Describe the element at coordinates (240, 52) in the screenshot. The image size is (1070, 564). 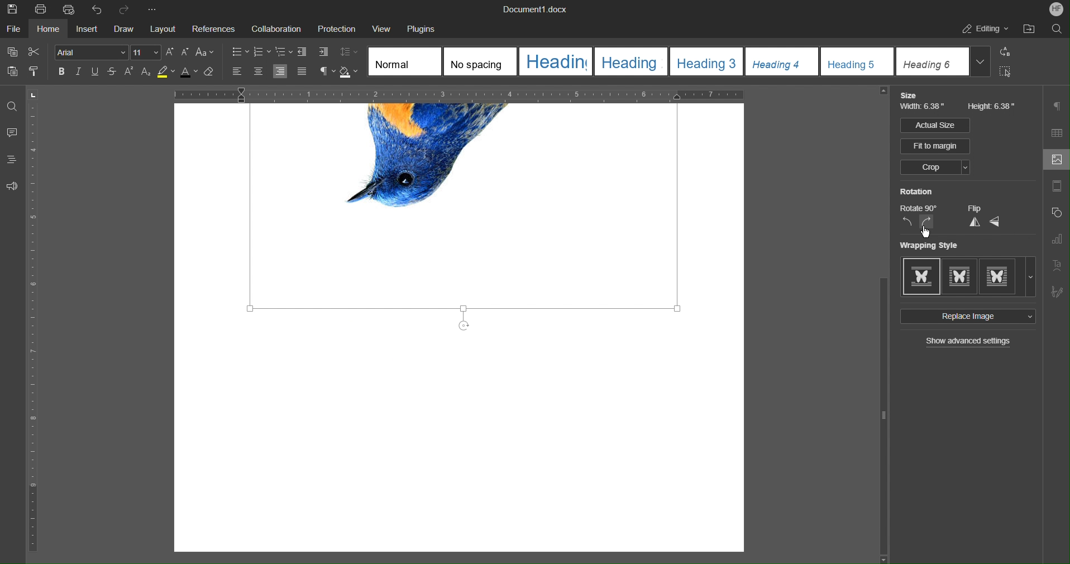
I see `Bullet Points` at that location.